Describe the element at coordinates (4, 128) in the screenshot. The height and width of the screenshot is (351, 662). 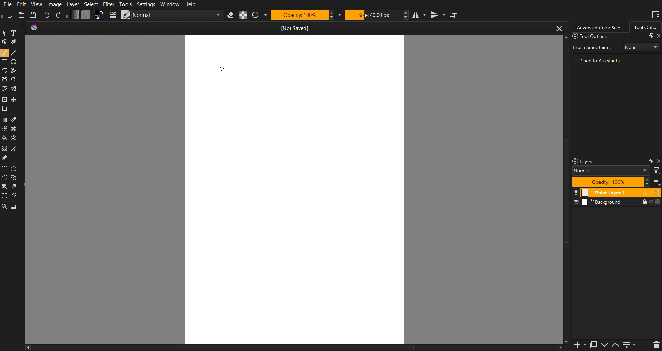
I see `Brush` at that location.